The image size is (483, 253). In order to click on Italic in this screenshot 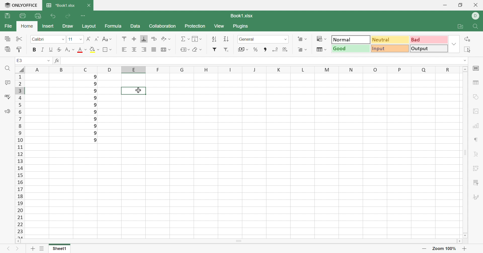, I will do `click(44, 50)`.